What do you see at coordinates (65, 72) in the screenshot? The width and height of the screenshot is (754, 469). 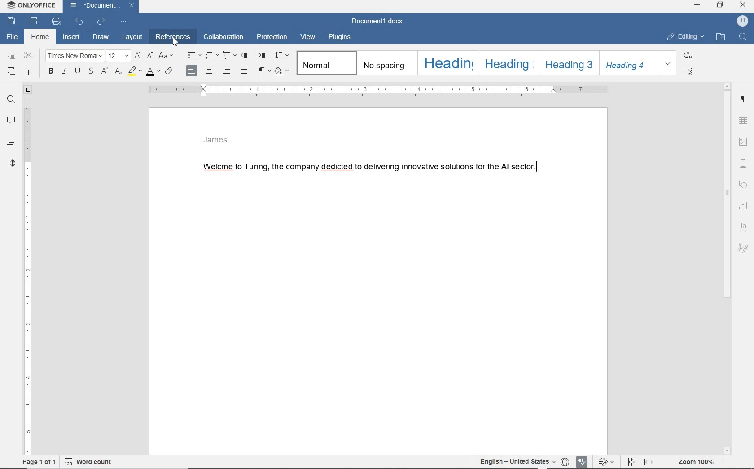 I see `italic` at bounding box center [65, 72].